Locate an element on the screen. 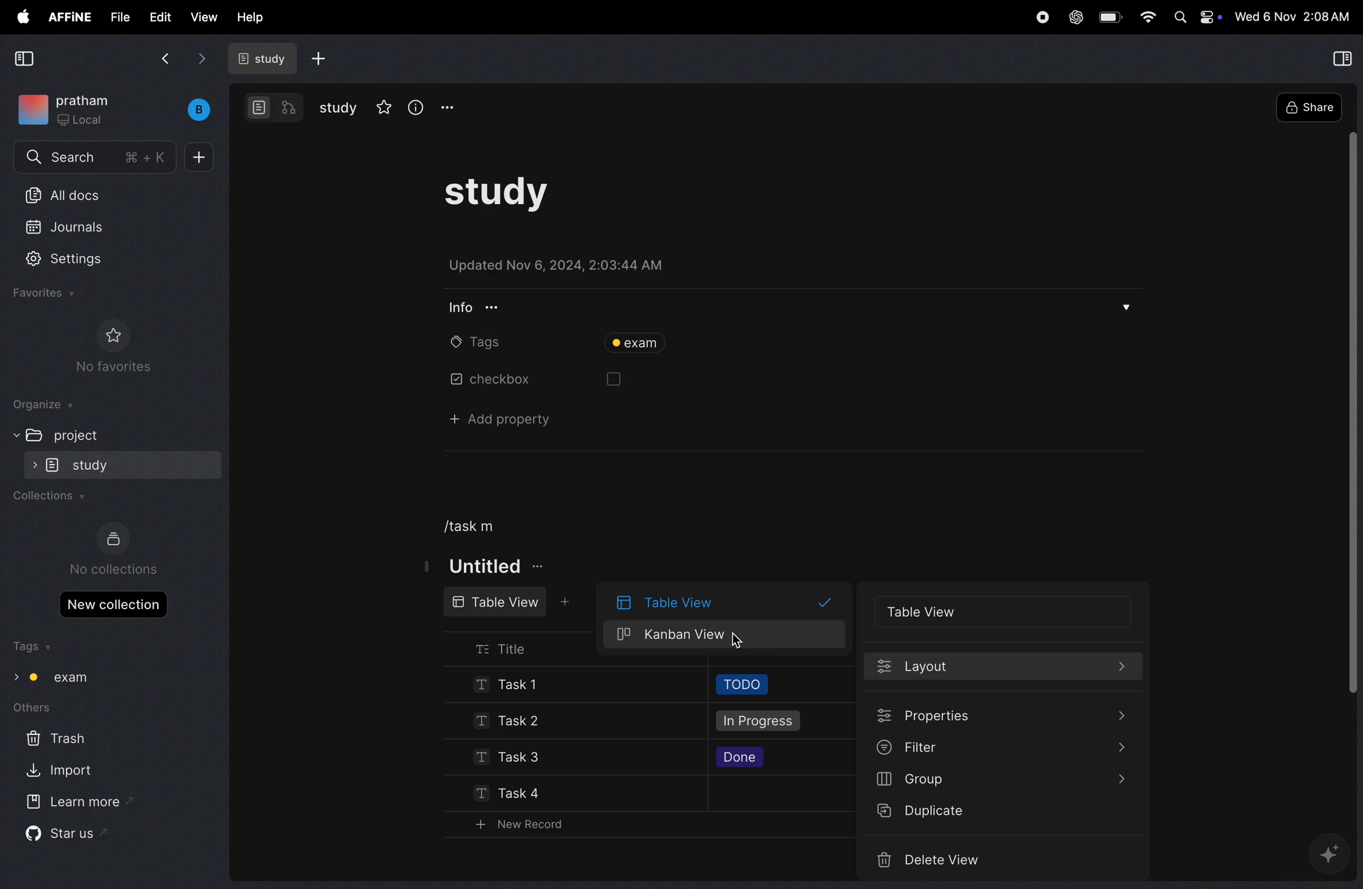  filter is located at coordinates (1001, 747).